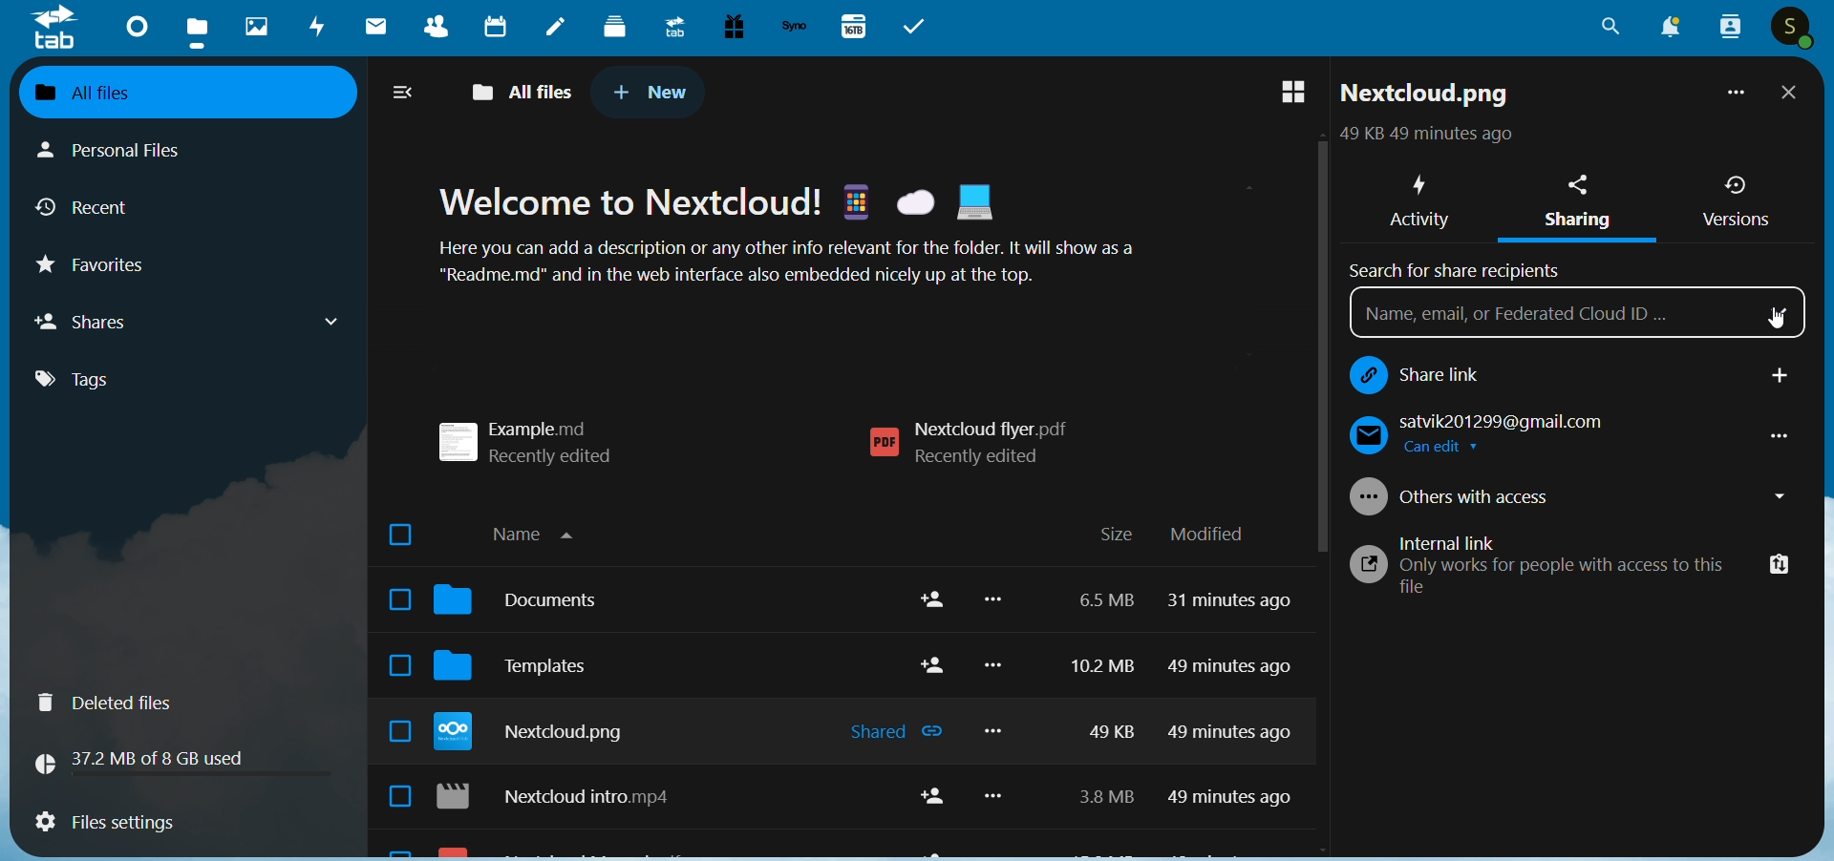 The image size is (1834, 861). I want to click on nextcloud png, so click(539, 735).